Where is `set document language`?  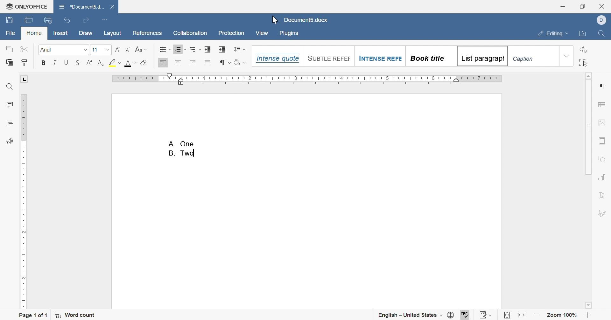
set document language is located at coordinates (416, 316).